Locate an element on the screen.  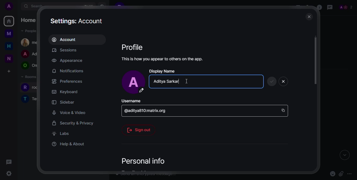
info is located at coordinates (163, 59).